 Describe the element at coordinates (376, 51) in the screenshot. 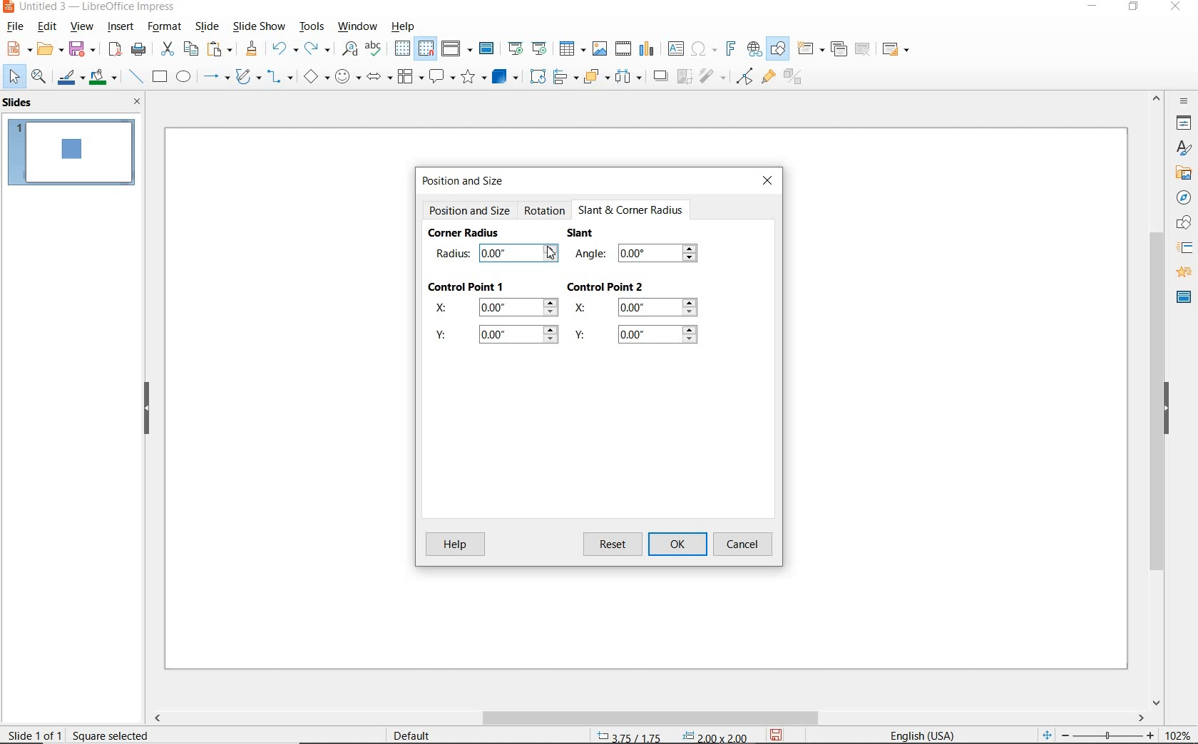

I see `spelling` at that location.